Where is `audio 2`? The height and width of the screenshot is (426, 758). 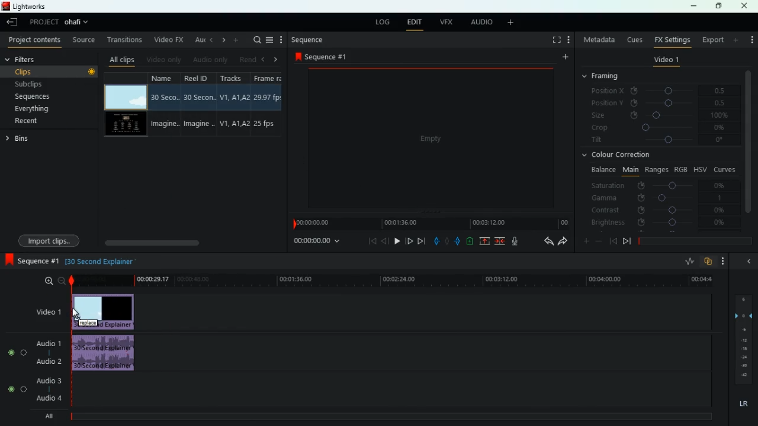 audio 2 is located at coordinates (47, 362).